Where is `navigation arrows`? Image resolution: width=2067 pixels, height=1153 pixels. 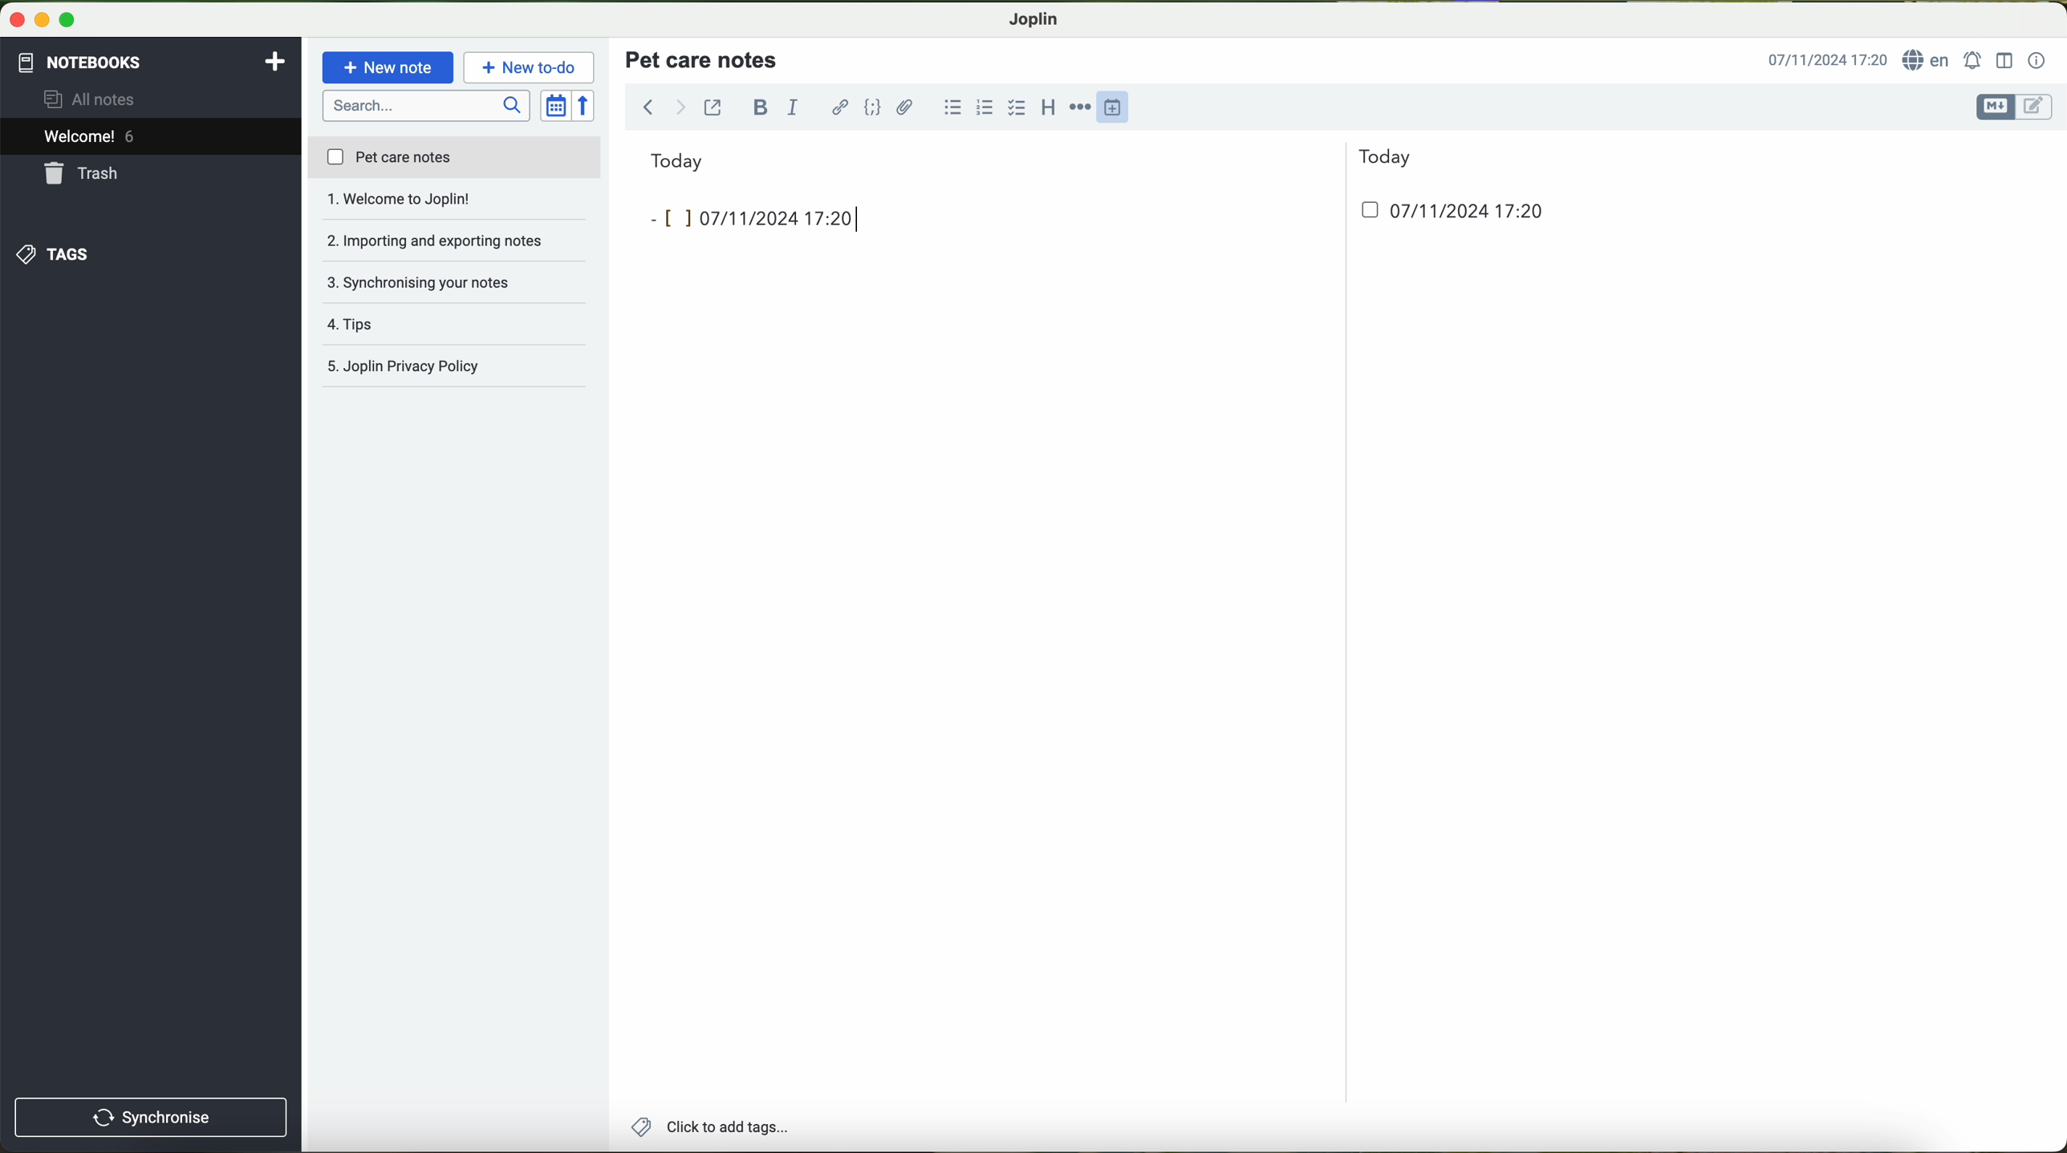
navigation arrows is located at coordinates (661, 107).